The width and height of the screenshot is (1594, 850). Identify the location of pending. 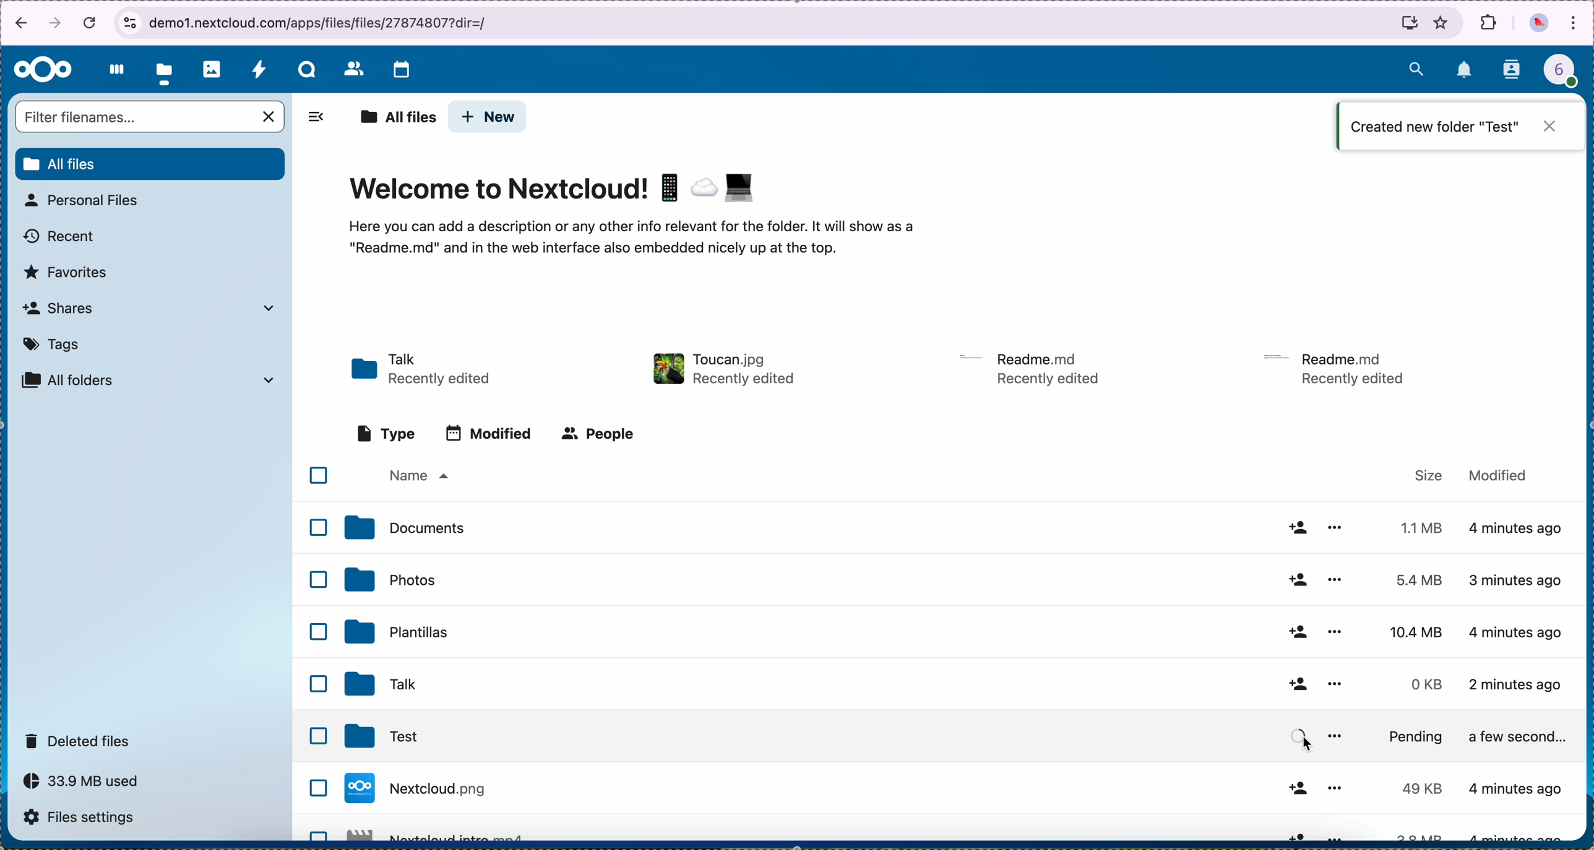
(1423, 741).